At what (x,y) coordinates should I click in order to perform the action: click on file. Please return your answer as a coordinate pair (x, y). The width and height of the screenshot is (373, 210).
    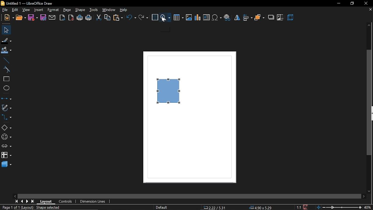
    Looking at the image, I should click on (4, 9).